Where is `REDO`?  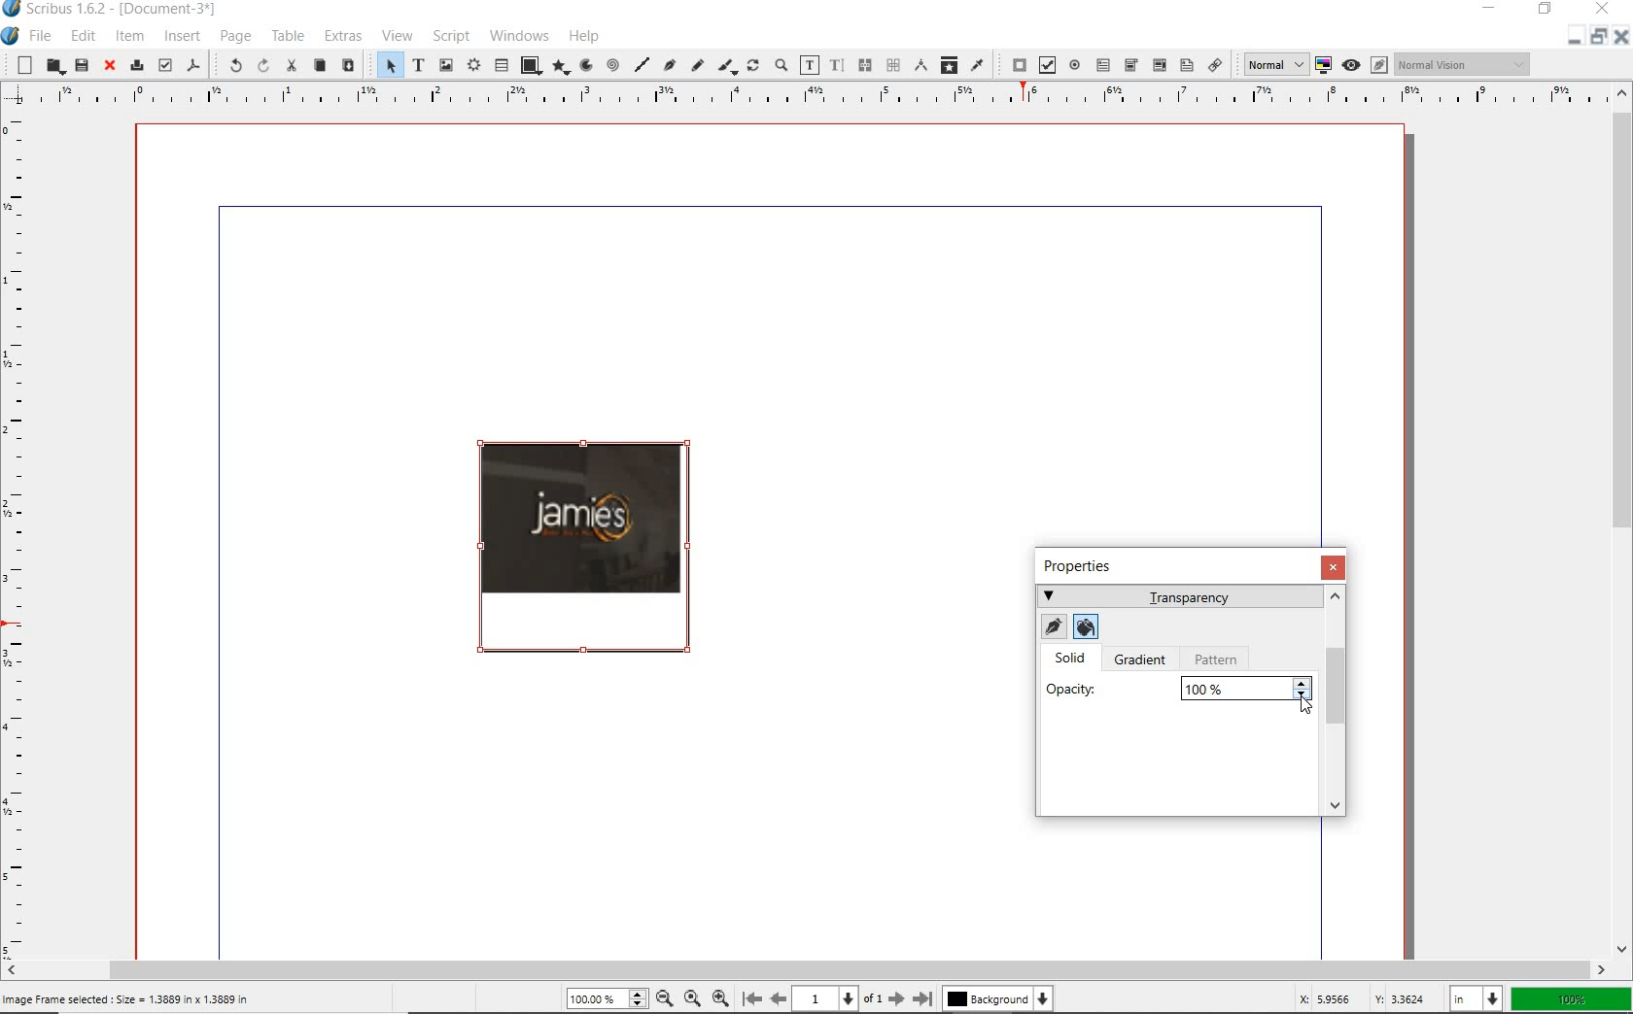 REDO is located at coordinates (261, 68).